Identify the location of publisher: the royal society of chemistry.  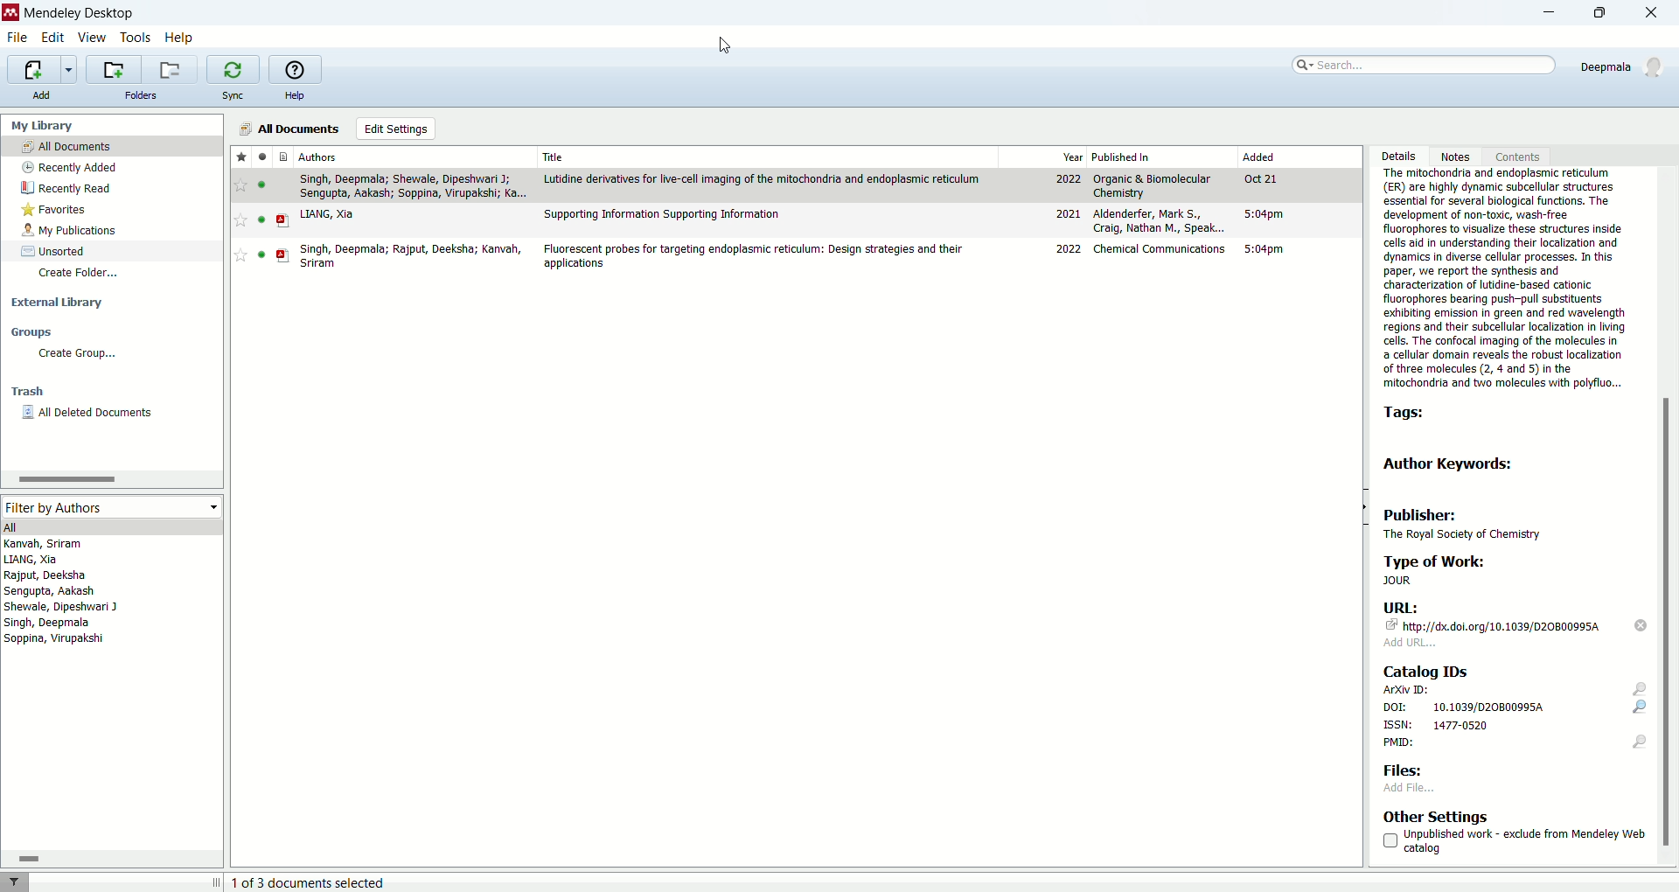
(1471, 522).